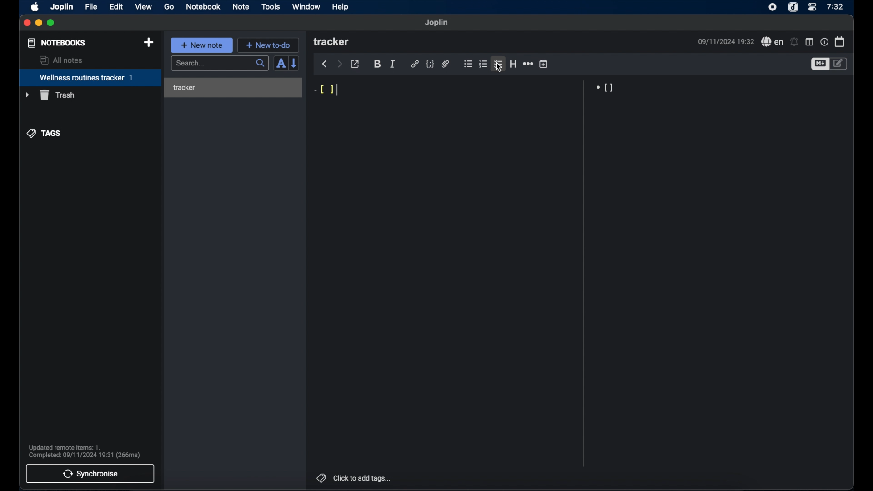 This screenshot has height=491, width=873. I want to click on joplin, so click(437, 23).